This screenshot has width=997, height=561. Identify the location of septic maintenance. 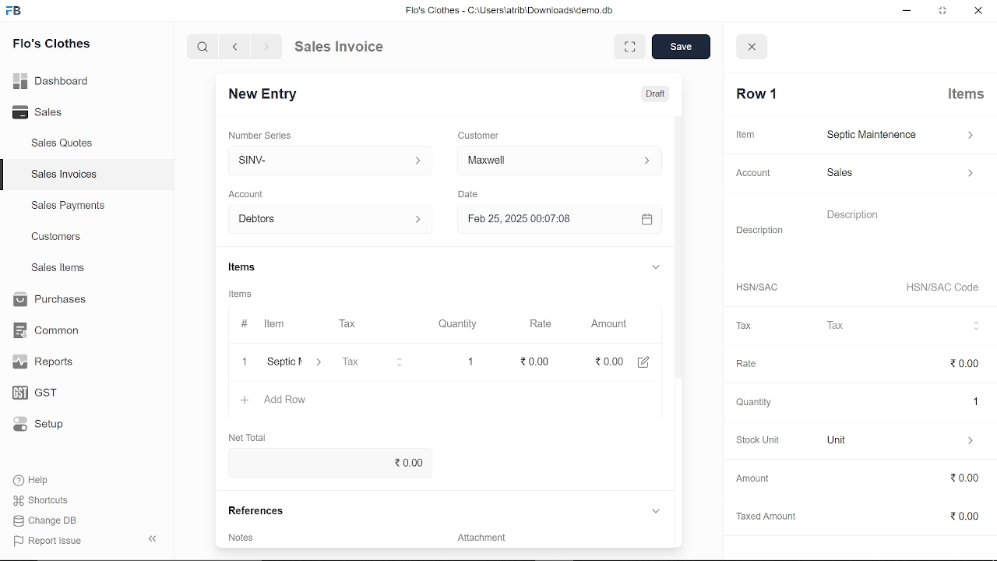
(900, 135).